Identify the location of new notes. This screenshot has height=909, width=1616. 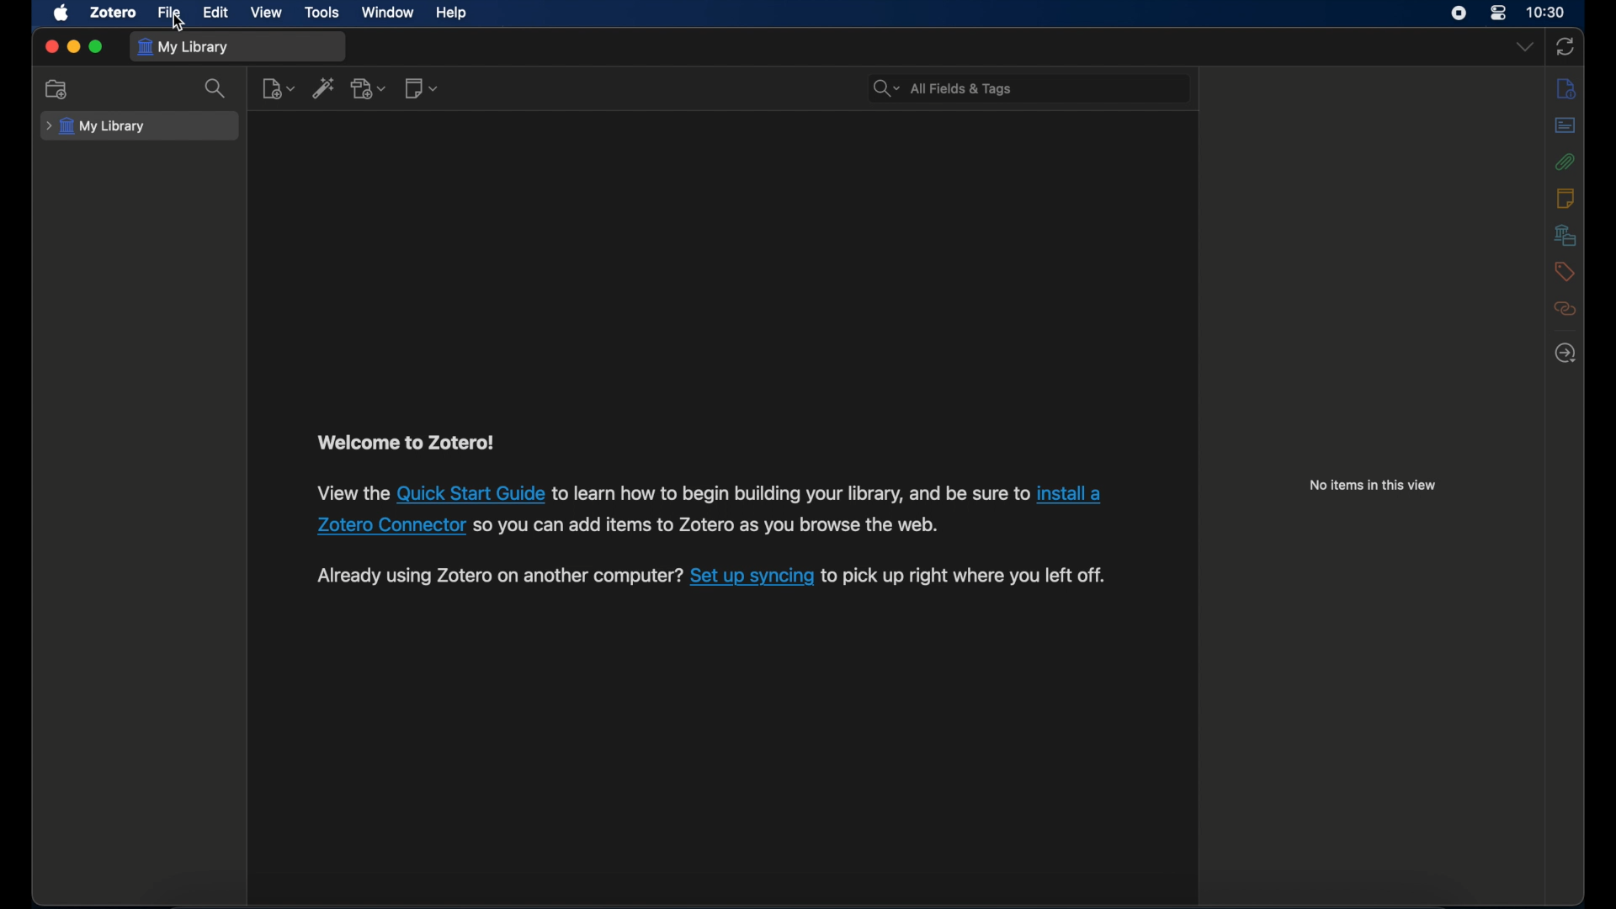
(421, 88).